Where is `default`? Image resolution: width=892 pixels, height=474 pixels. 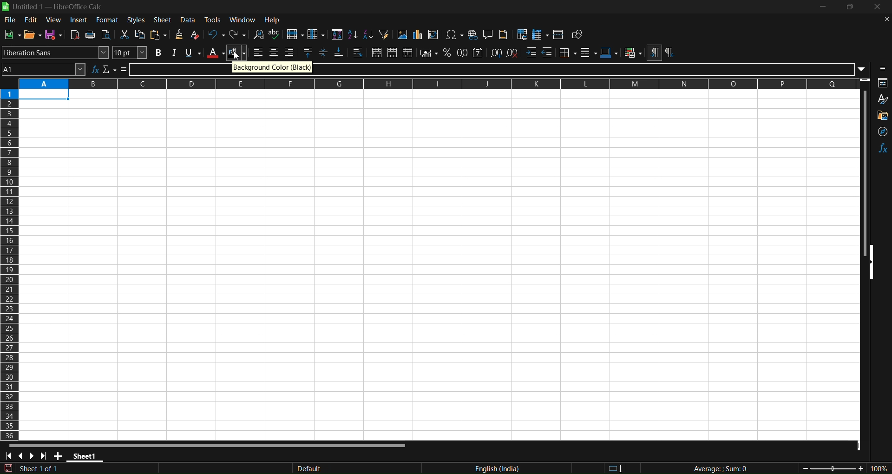 default is located at coordinates (354, 466).